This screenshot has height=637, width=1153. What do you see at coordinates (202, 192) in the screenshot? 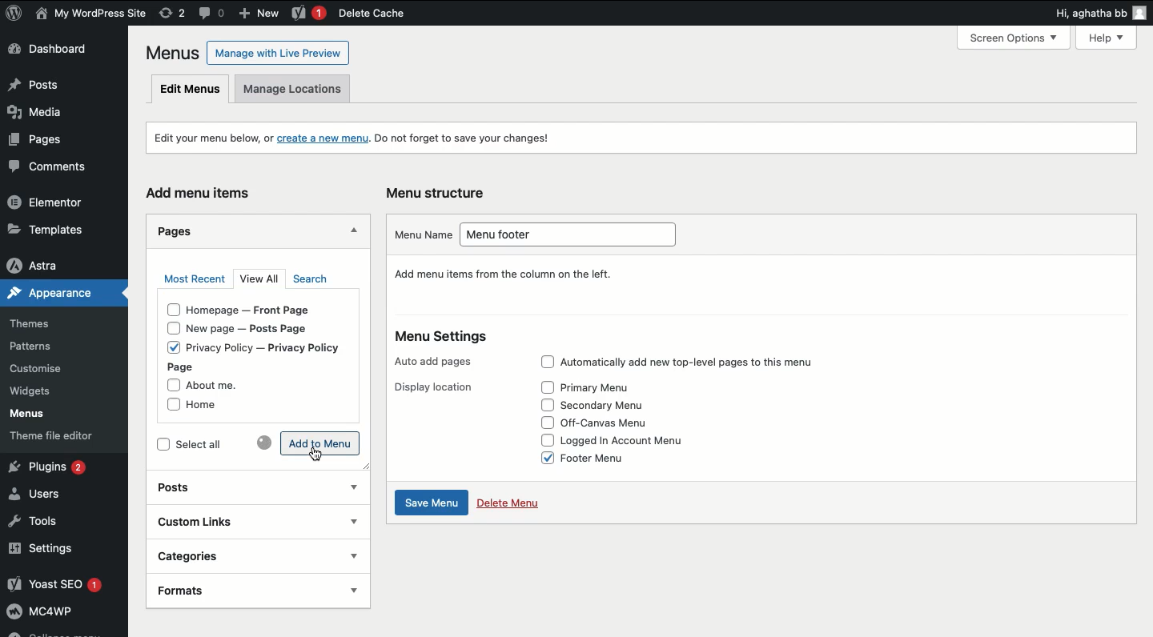
I see `Add menu items` at bounding box center [202, 192].